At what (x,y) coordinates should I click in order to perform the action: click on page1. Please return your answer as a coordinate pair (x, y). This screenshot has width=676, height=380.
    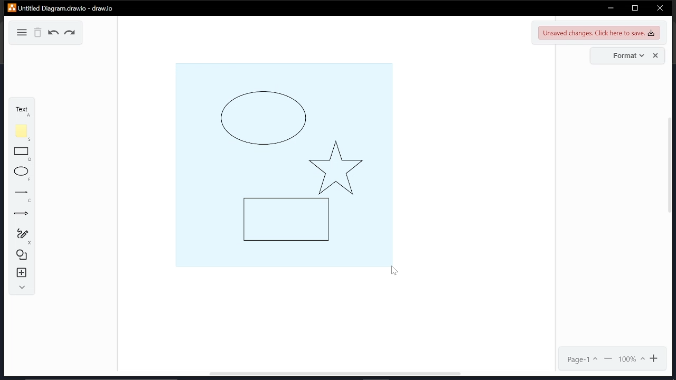
    Looking at the image, I should click on (583, 359).